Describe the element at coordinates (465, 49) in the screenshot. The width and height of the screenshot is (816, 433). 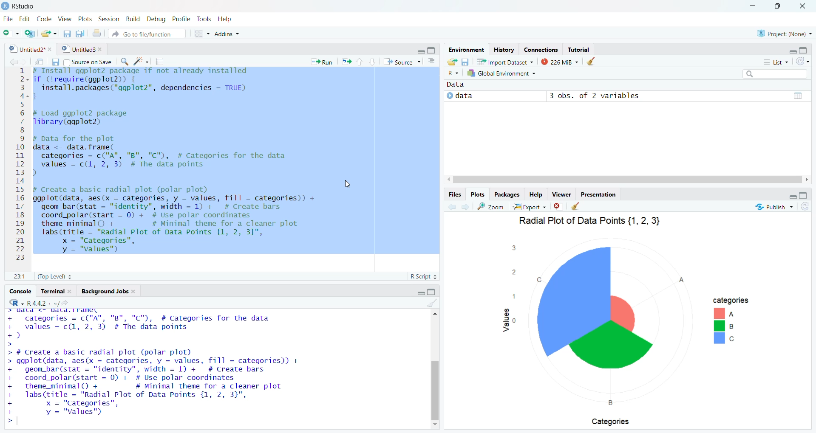
I see `Environment` at that location.